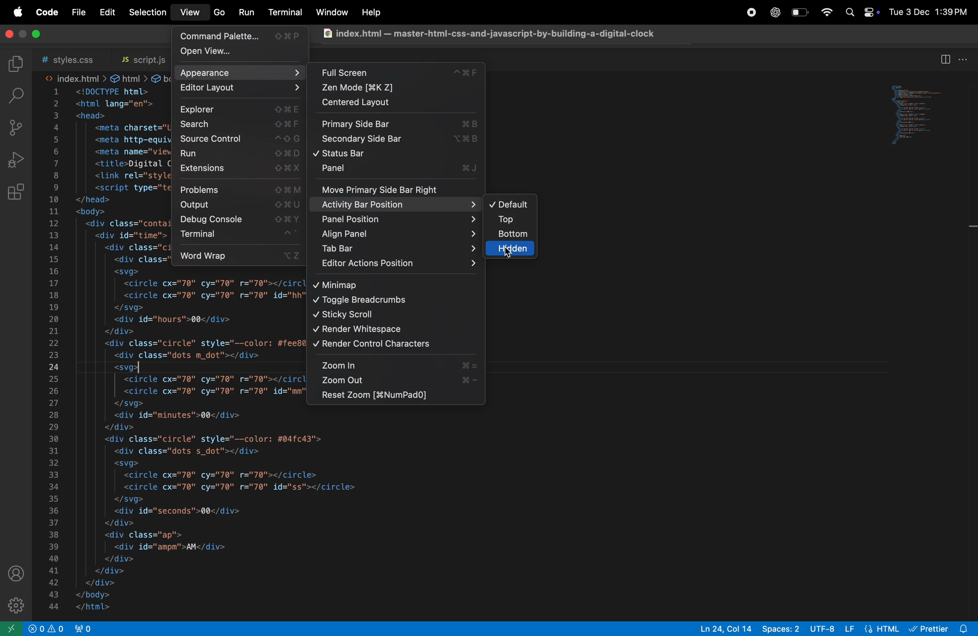  What do you see at coordinates (399, 190) in the screenshot?
I see `move primary side bar` at bounding box center [399, 190].